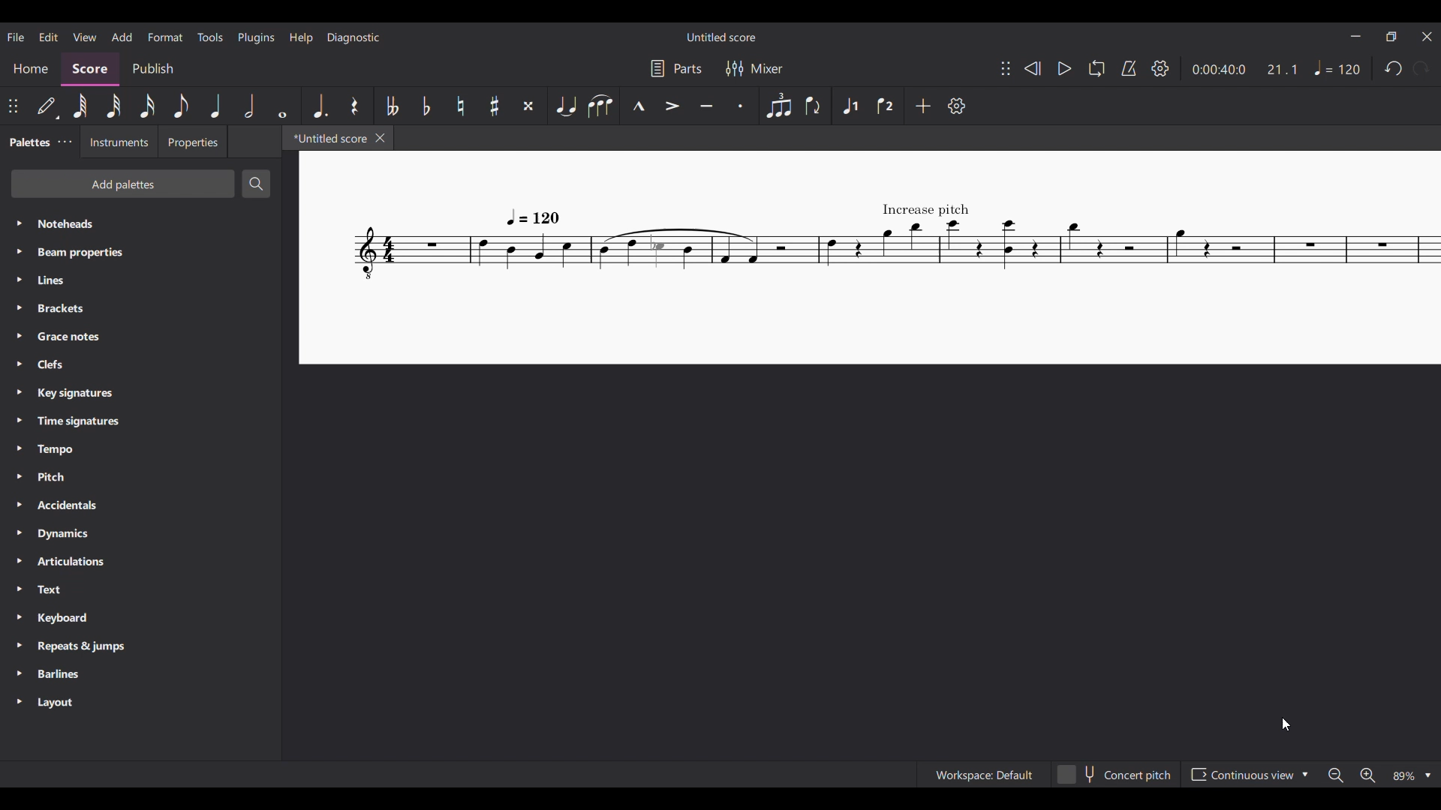 This screenshot has width=1441, height=810. I want to click on Whole note, so click(282, 106).